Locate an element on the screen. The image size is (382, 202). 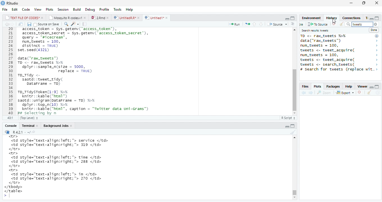
maximize is located at coordinates (365, 3).